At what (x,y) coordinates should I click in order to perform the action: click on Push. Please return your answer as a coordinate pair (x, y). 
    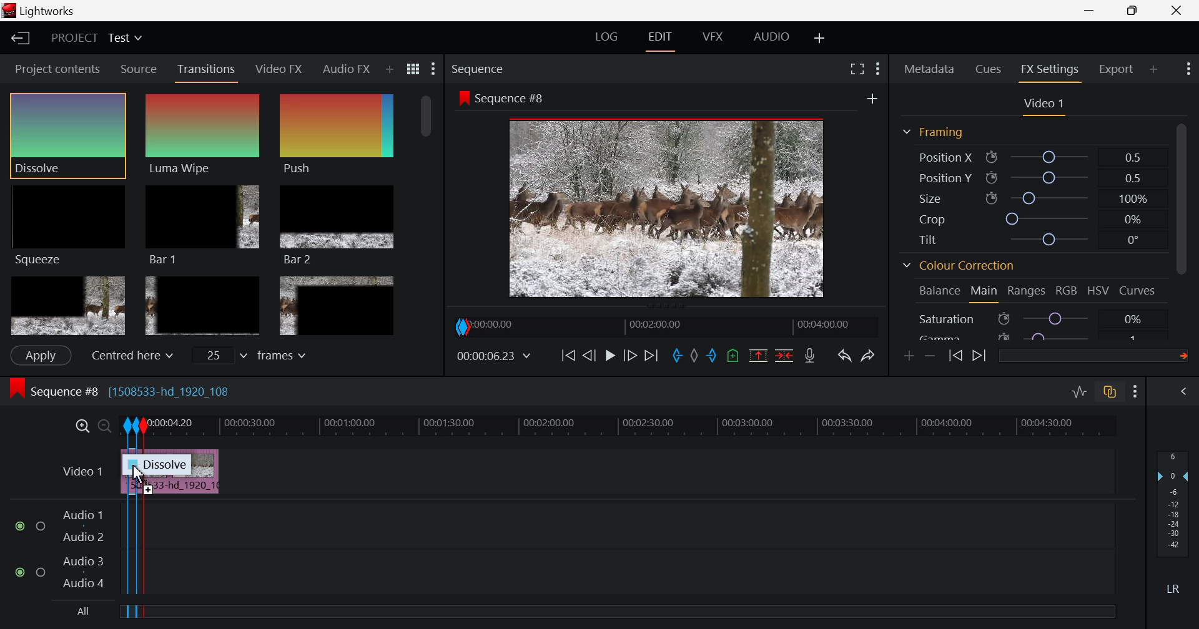
    Looking at the image, I should click on (337, 134).